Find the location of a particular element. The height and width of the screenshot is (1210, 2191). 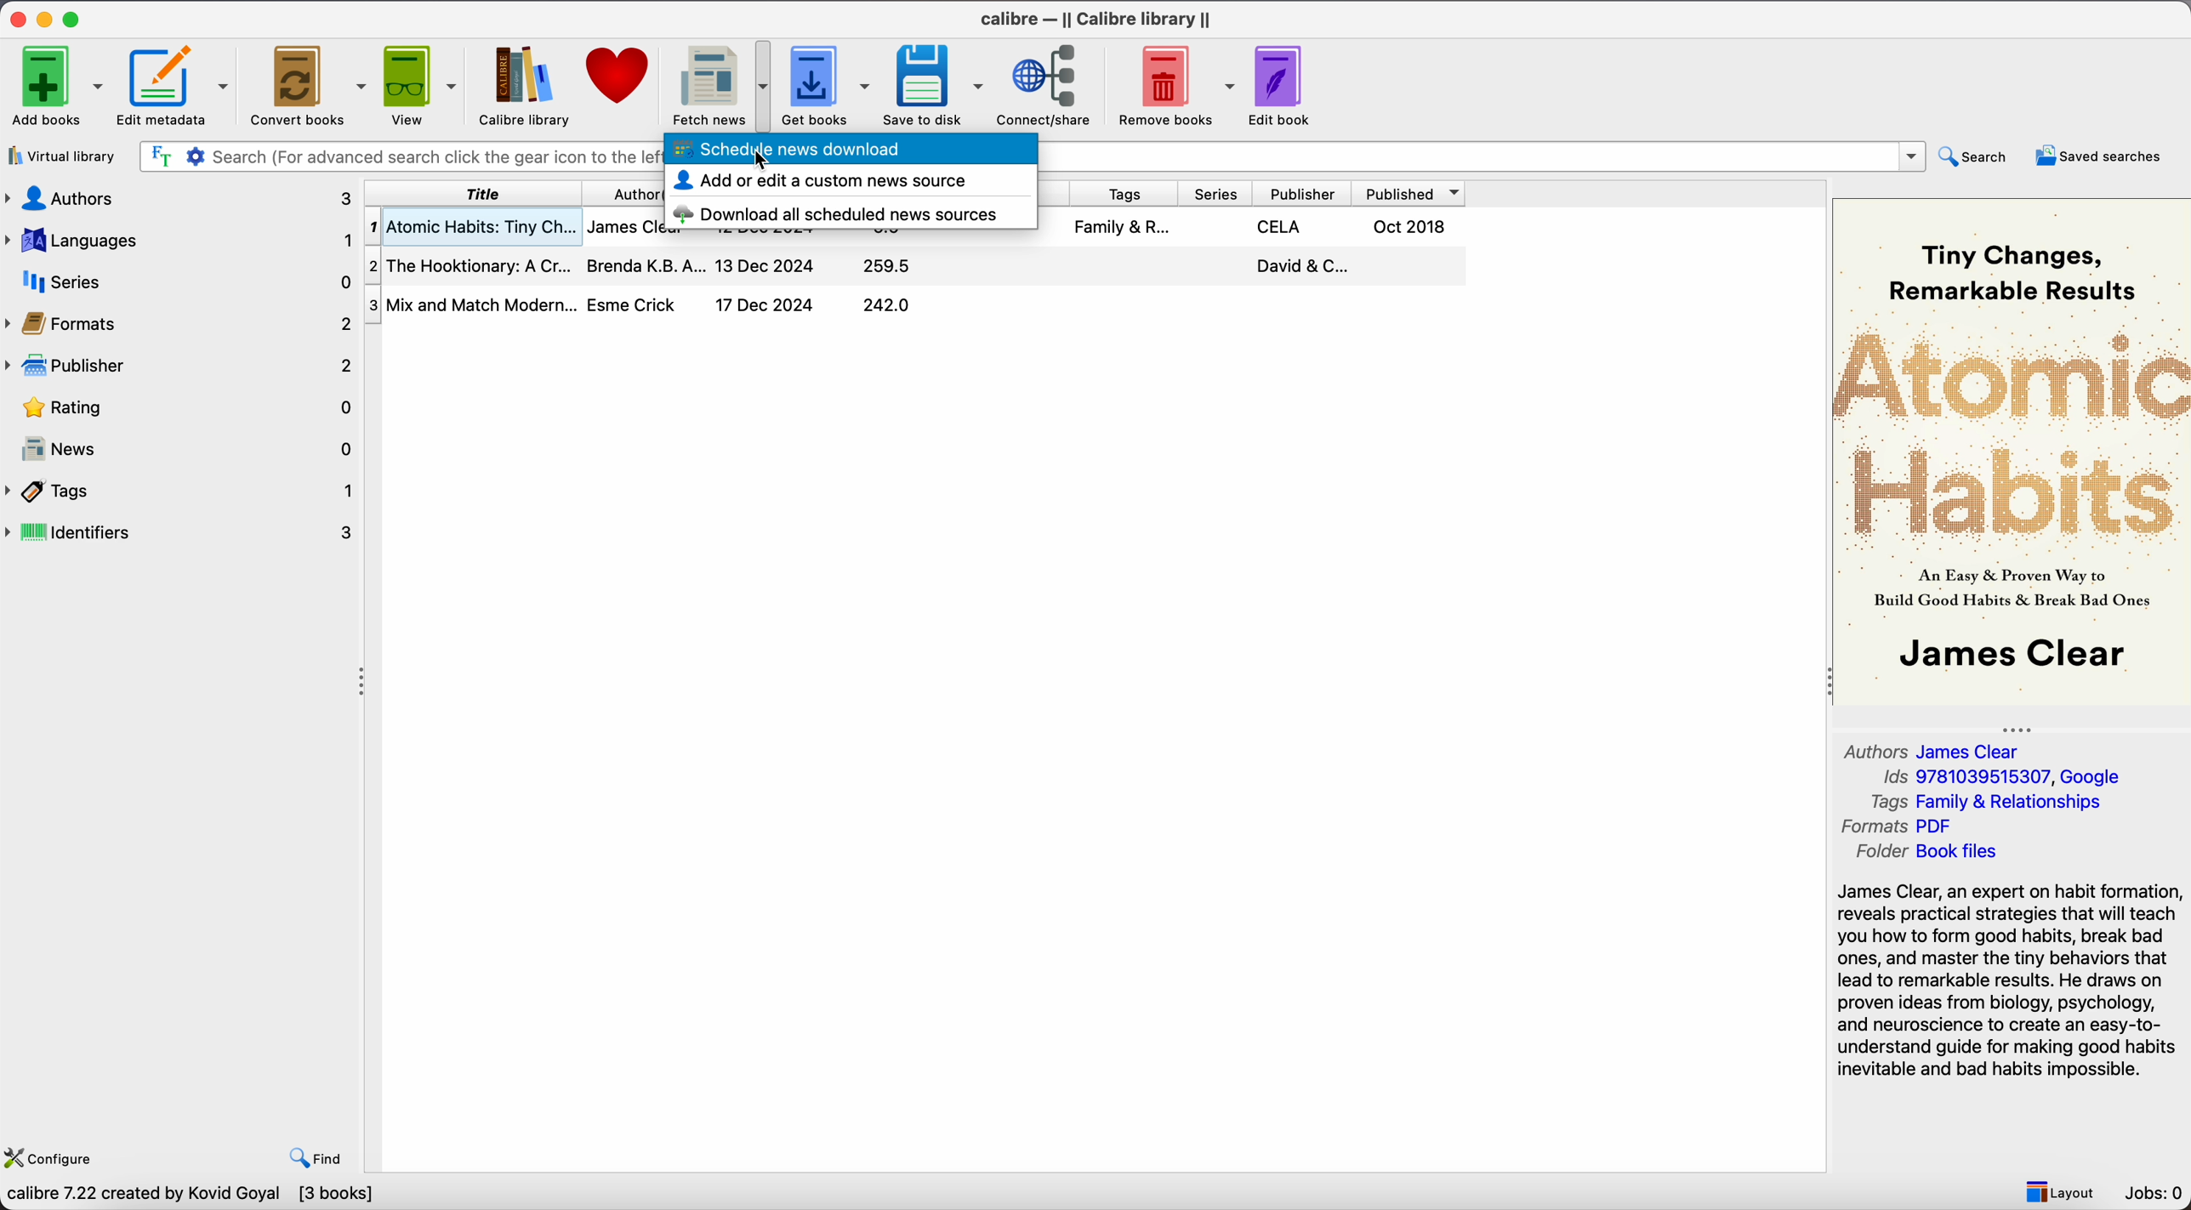

connect/share is located at coordinates (1049, 84).